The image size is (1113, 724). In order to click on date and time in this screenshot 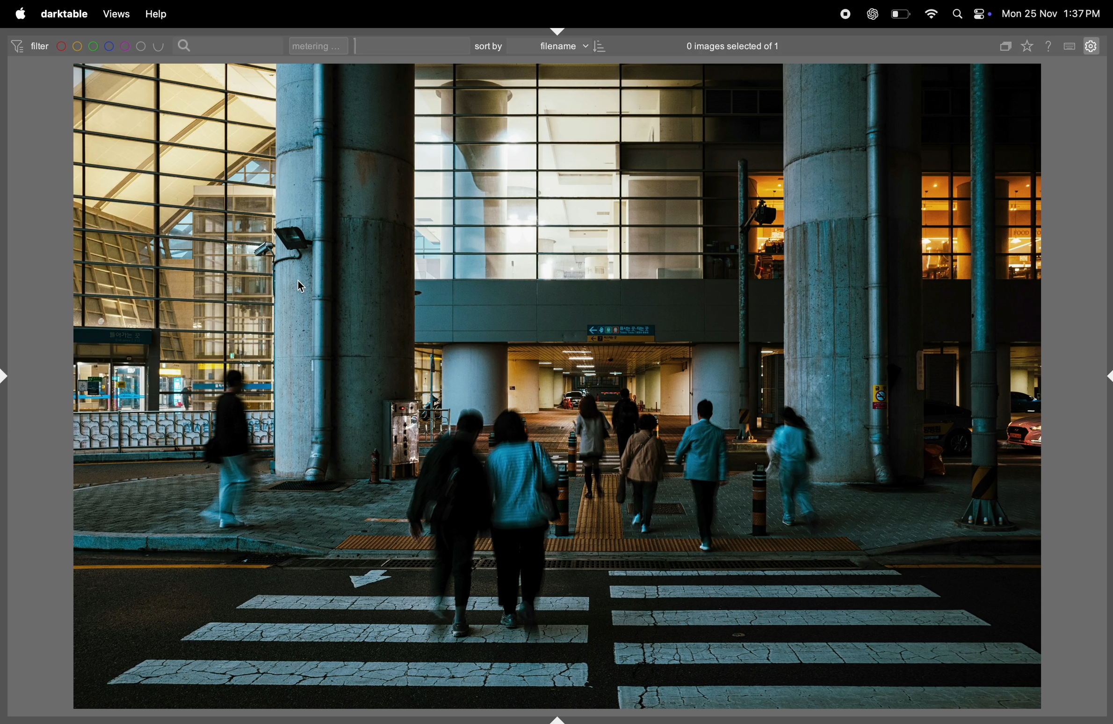, I will do `click(1051, 14)`.